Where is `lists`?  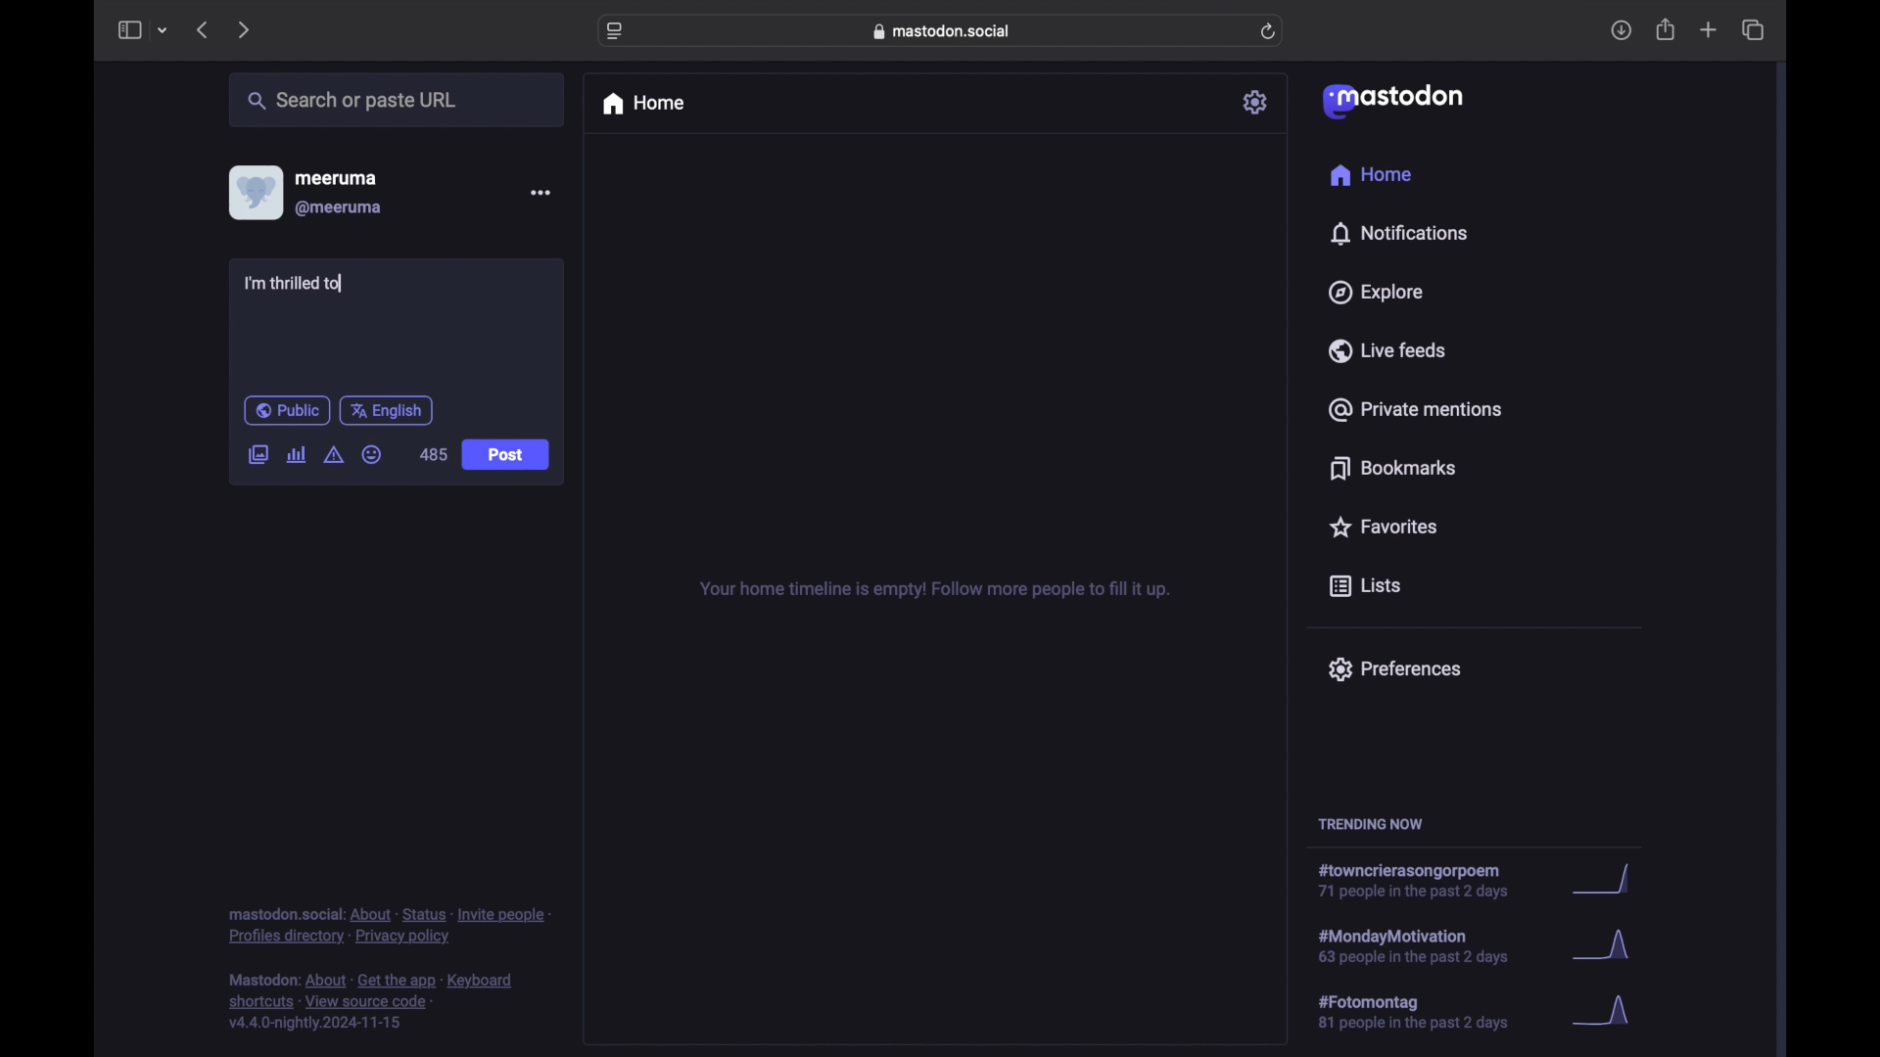
lists is located at coordinates (1365, 587).